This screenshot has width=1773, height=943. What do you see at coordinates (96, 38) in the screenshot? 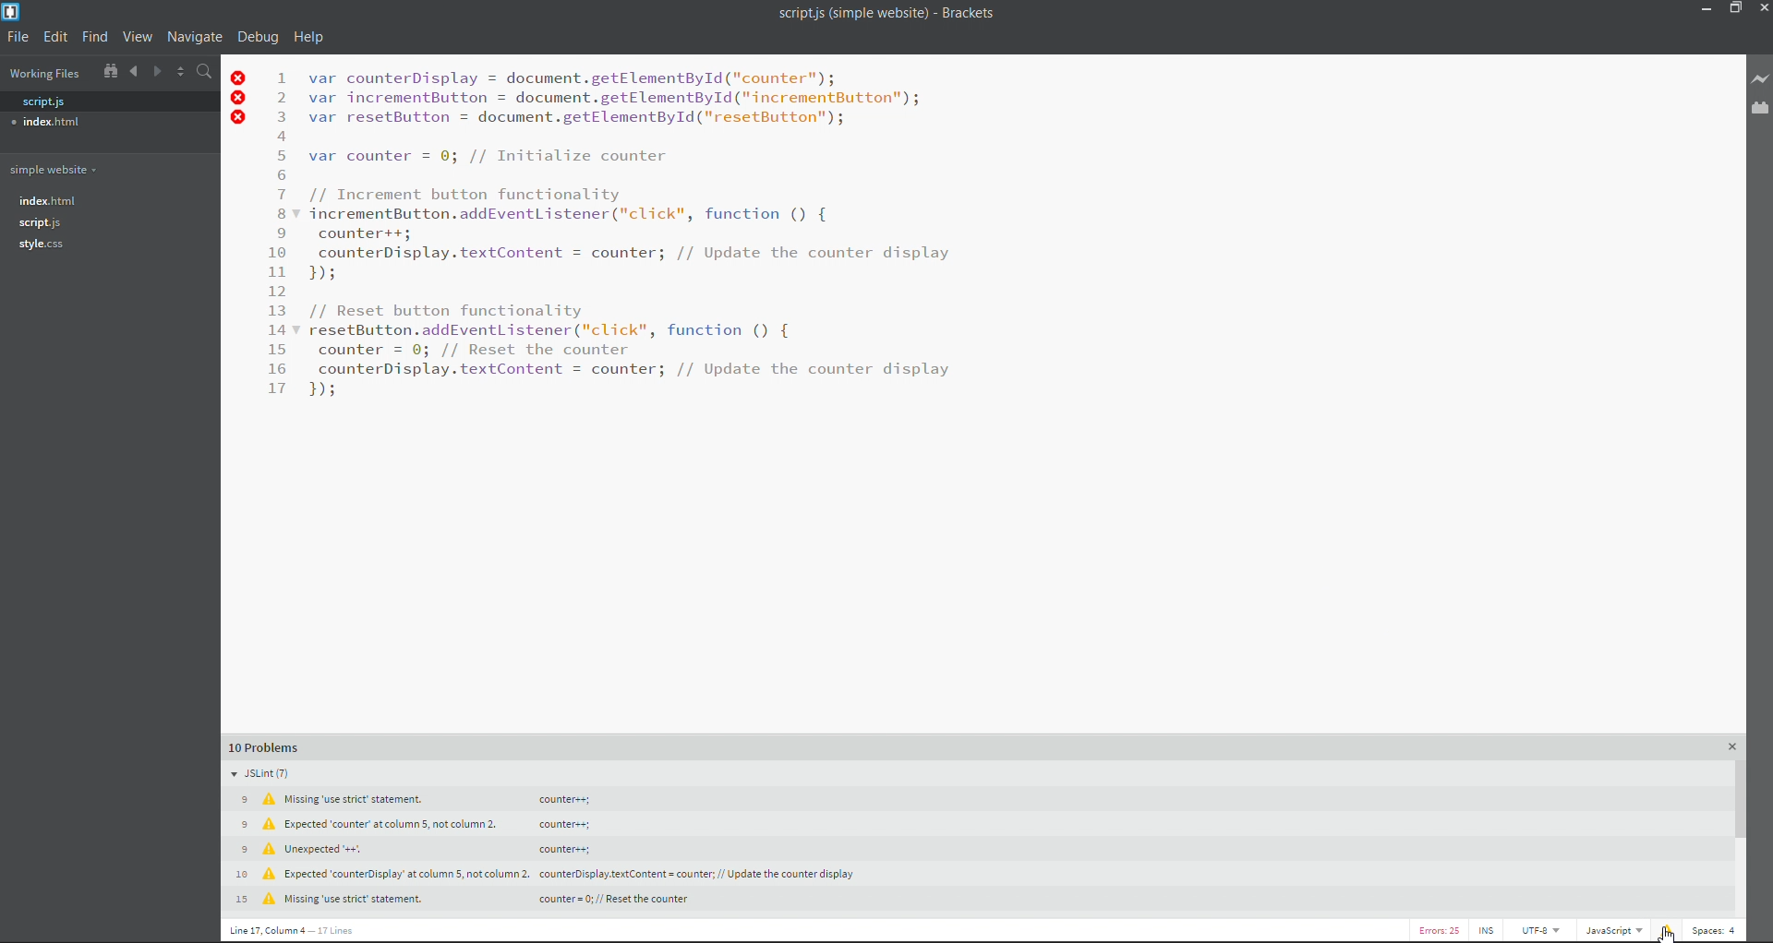
I see `find` at bounding box center [96, 38].